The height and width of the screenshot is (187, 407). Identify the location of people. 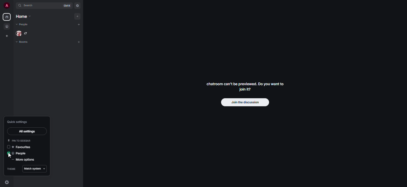
(22, 24).